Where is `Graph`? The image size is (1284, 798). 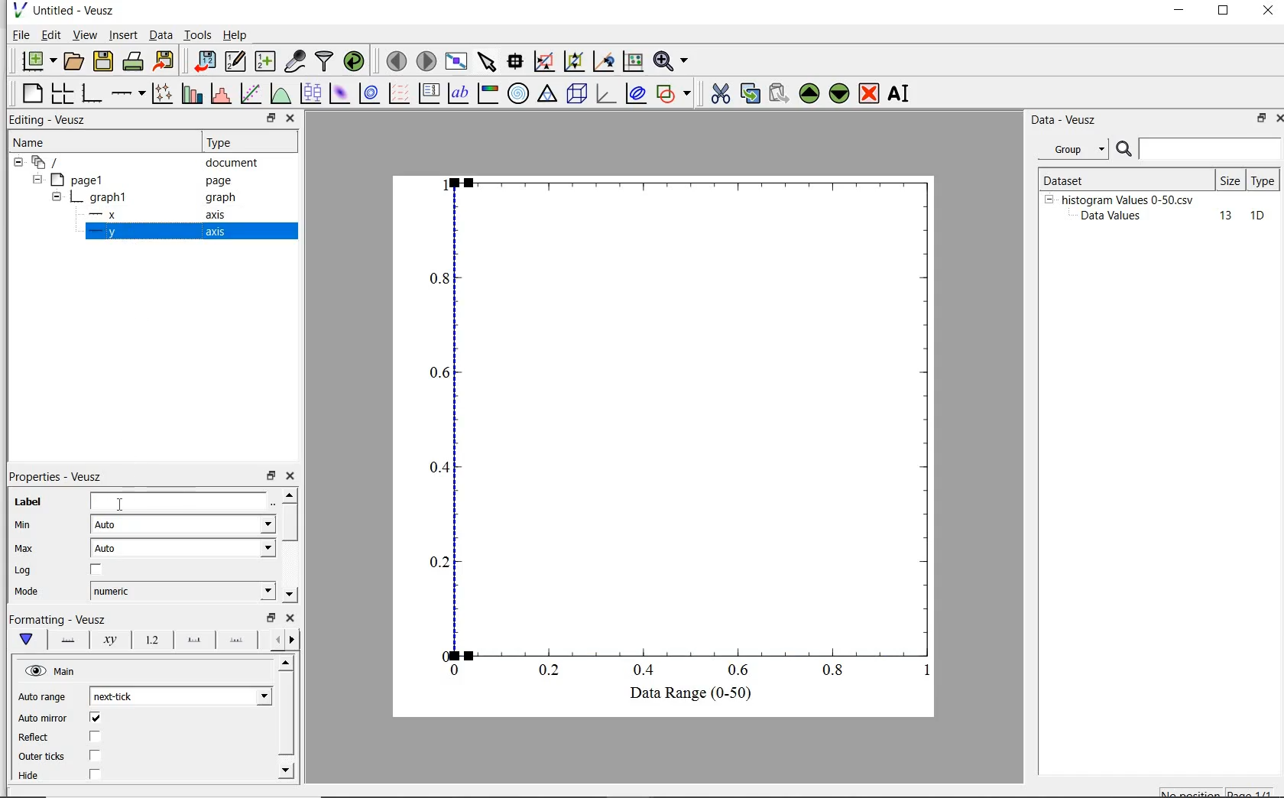 Graph is located at coordinates (663, 447).